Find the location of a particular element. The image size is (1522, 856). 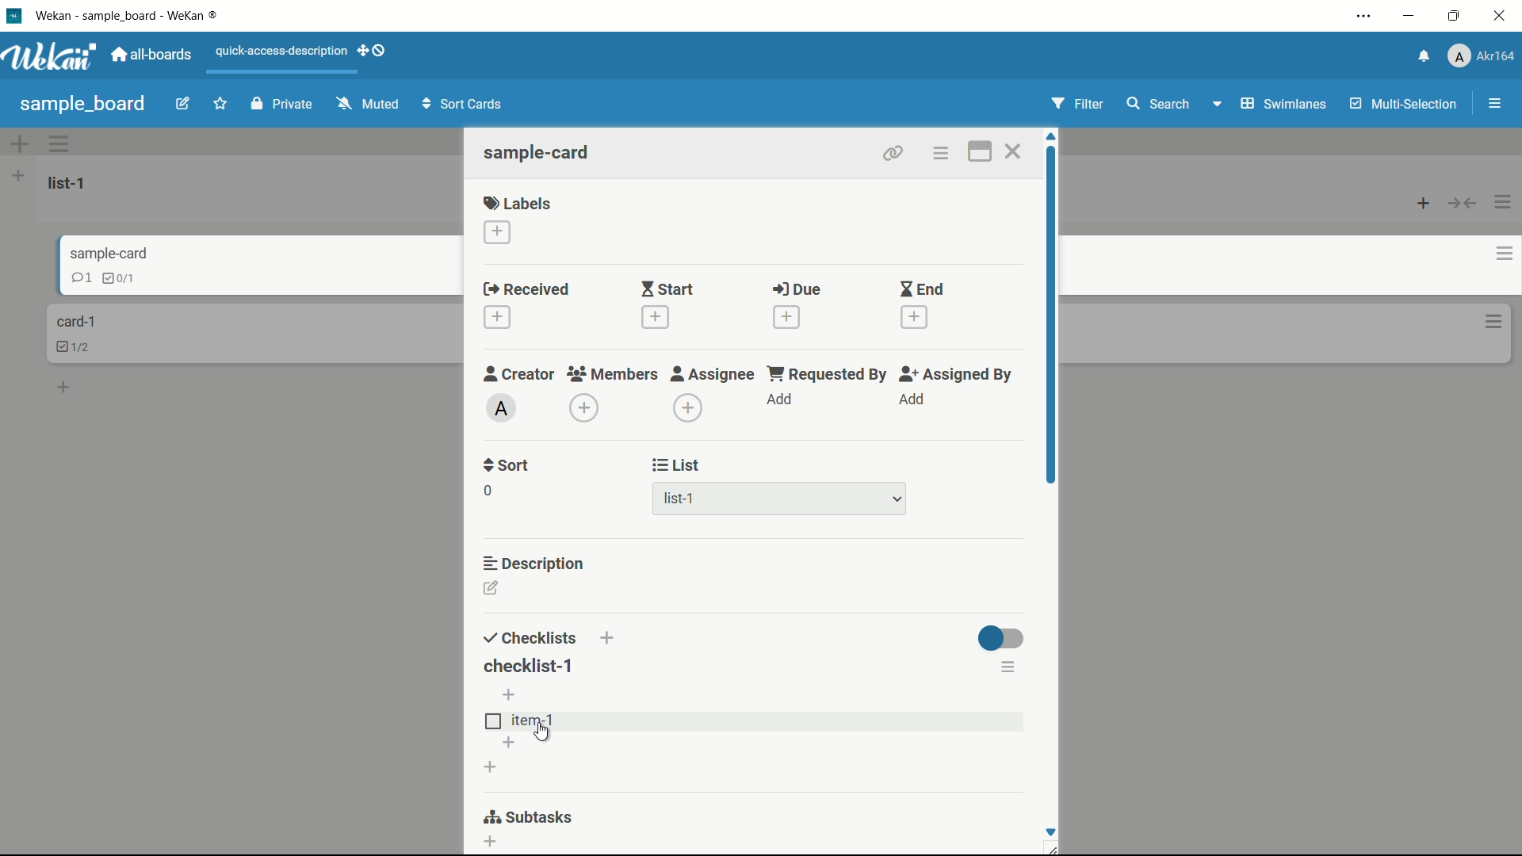

card name is located at coordinates (538, 151).